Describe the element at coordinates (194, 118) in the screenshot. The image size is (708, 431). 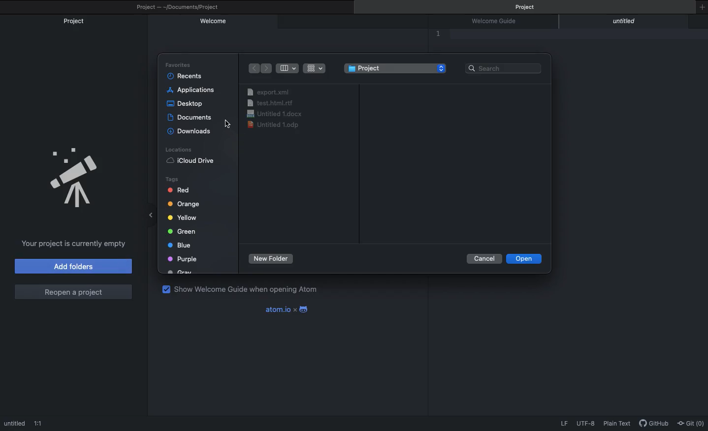
I see `Documents` at that location.